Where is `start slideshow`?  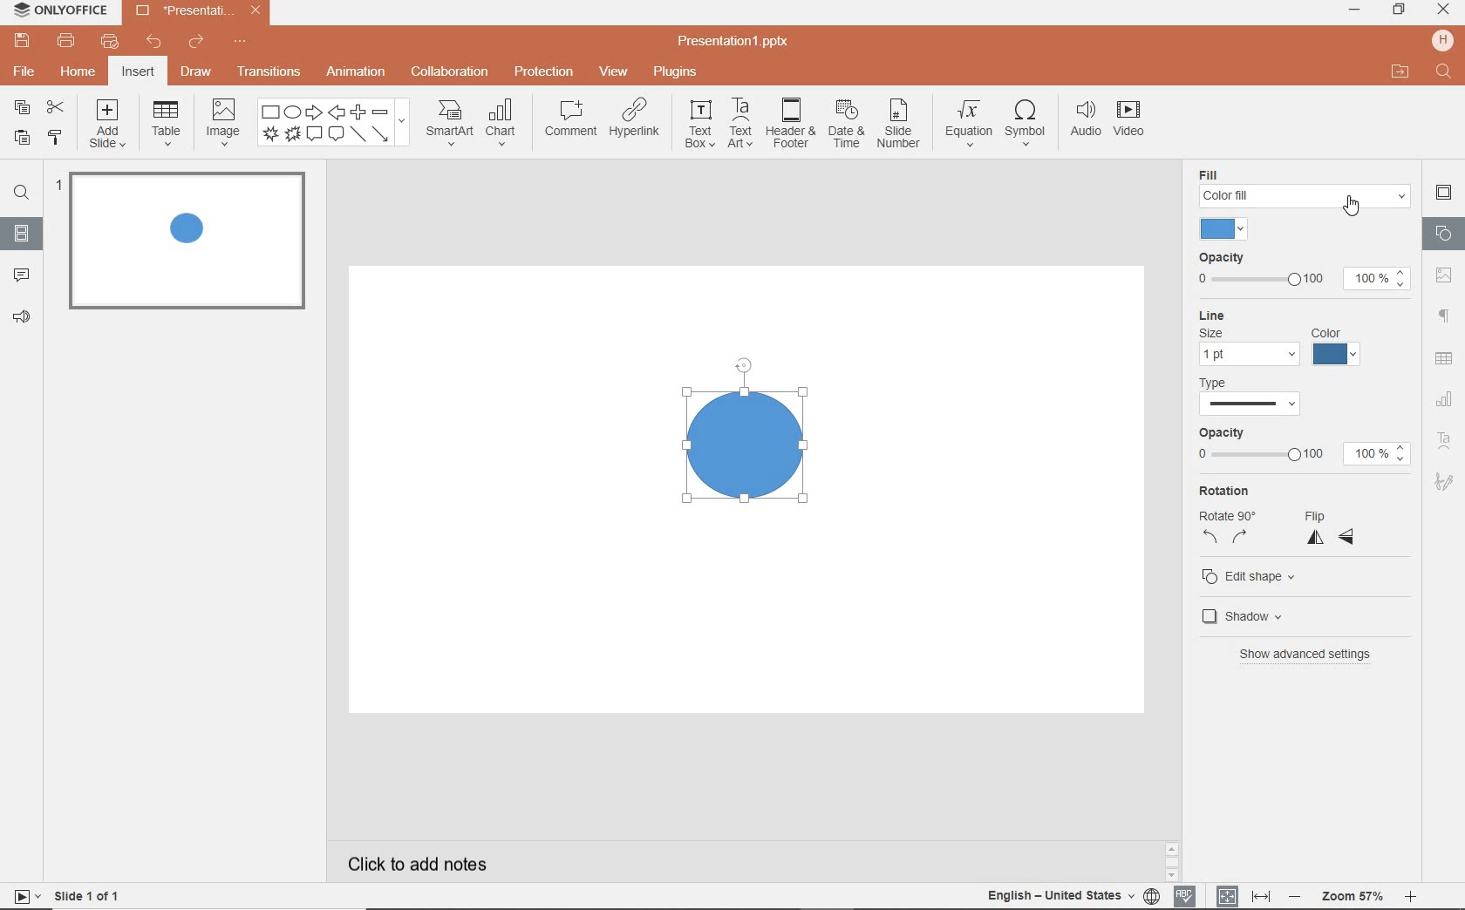 start slideshow is located at coordinates (24, 896).